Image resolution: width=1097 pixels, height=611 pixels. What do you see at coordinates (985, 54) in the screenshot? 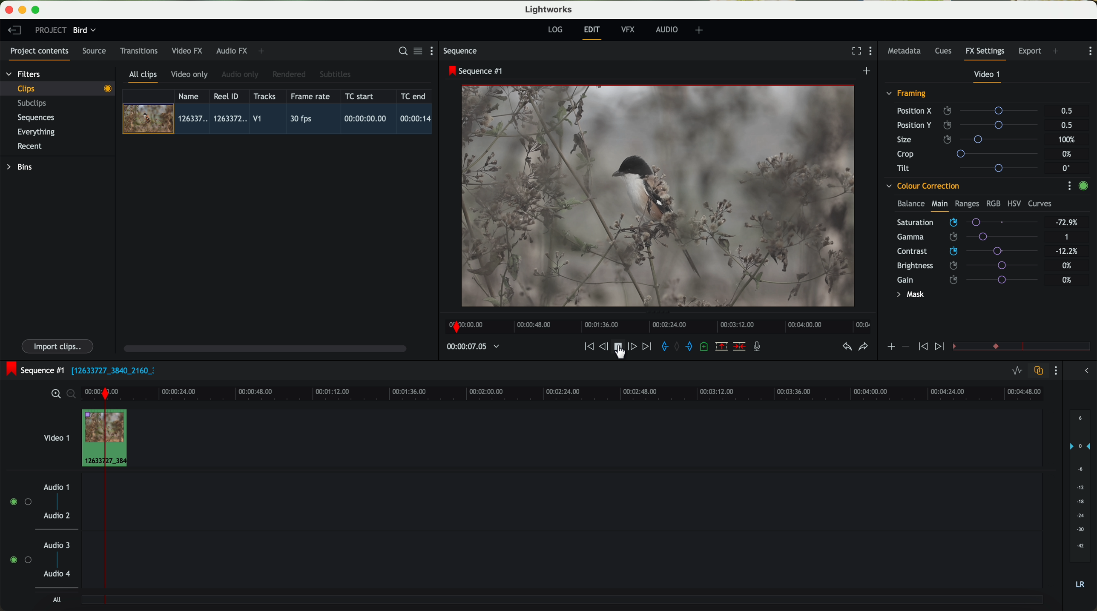
I see `fx settings` at bounding box center [985, 54].